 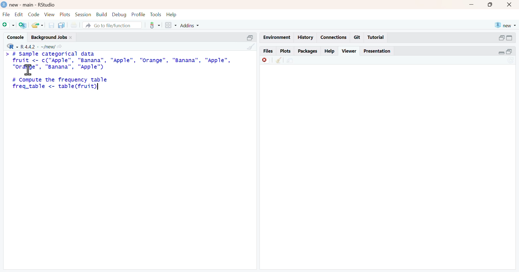 I want to click on refresh current plot, so click(x=511, y=60).